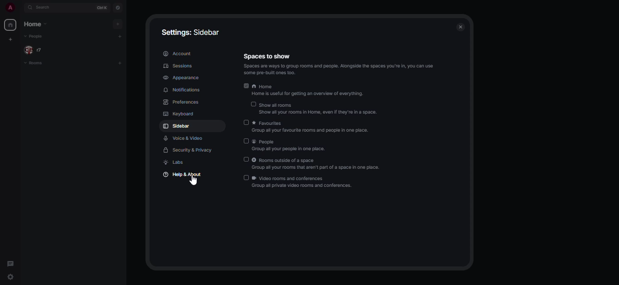 The width and height of the screenshot is (619, 285). I want to click on disabled, so click(247, 159).